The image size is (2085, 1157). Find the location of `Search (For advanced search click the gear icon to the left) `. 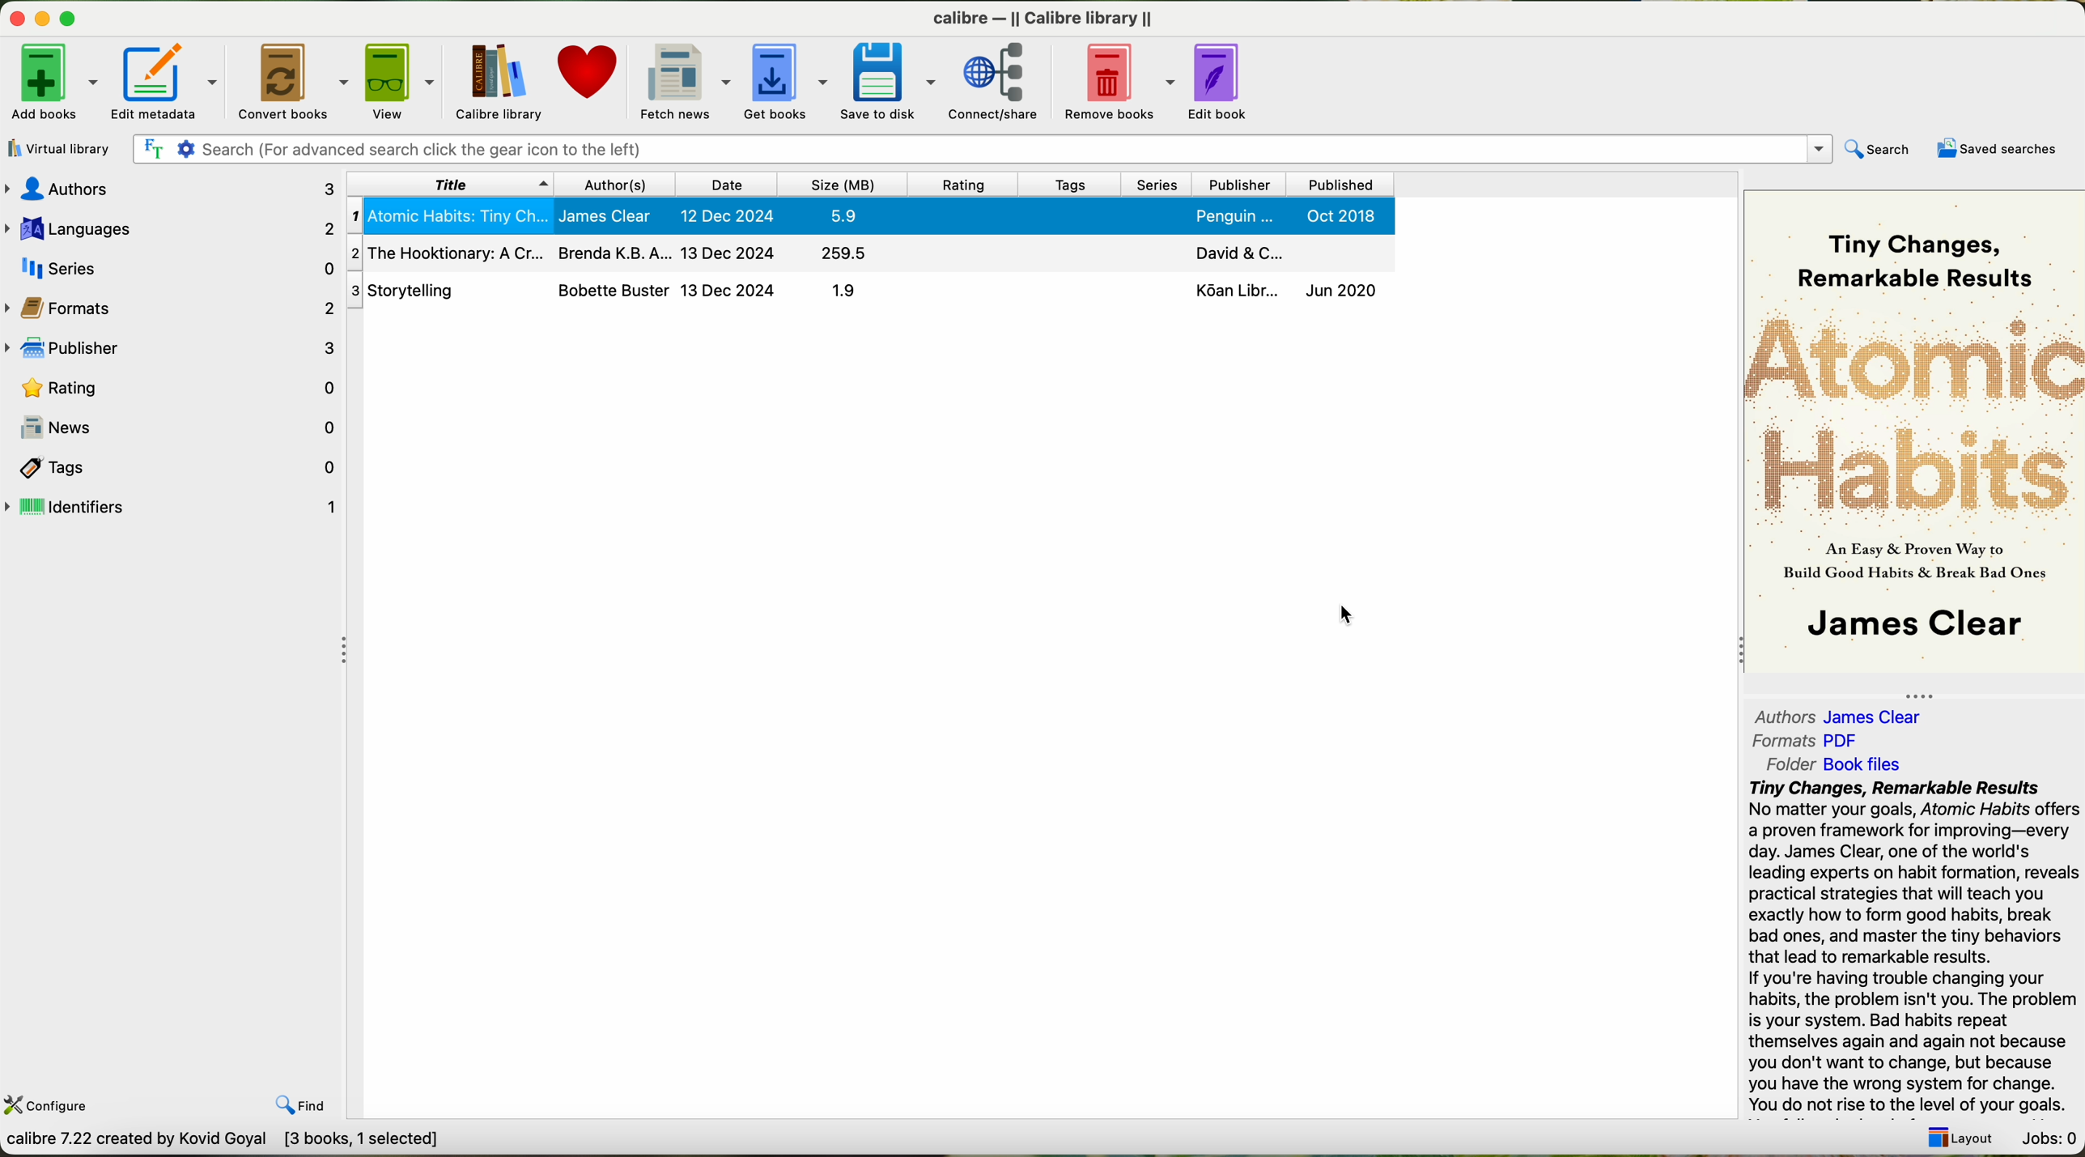

Search (For advanced search click the gear icon to the left)  is located at coordinates (984, 149).